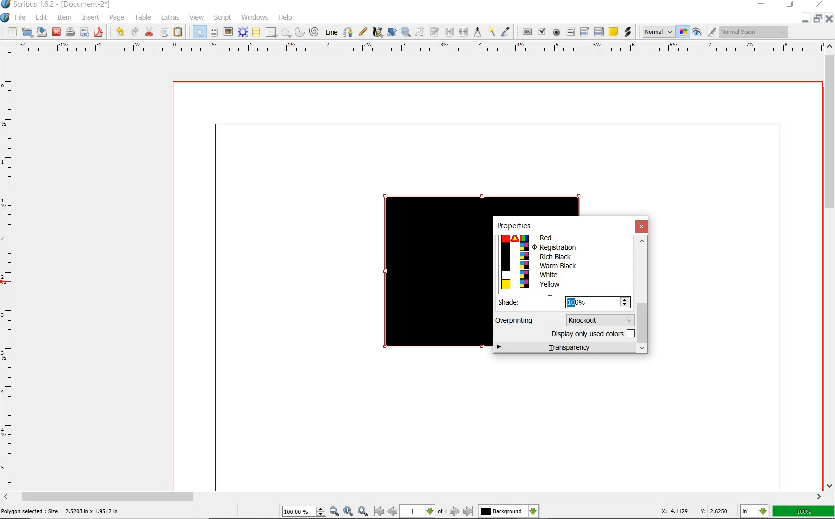  What do you see at coordinates (223, 18) in the screenshot?
I see `script` at bounding box center [223, 18].